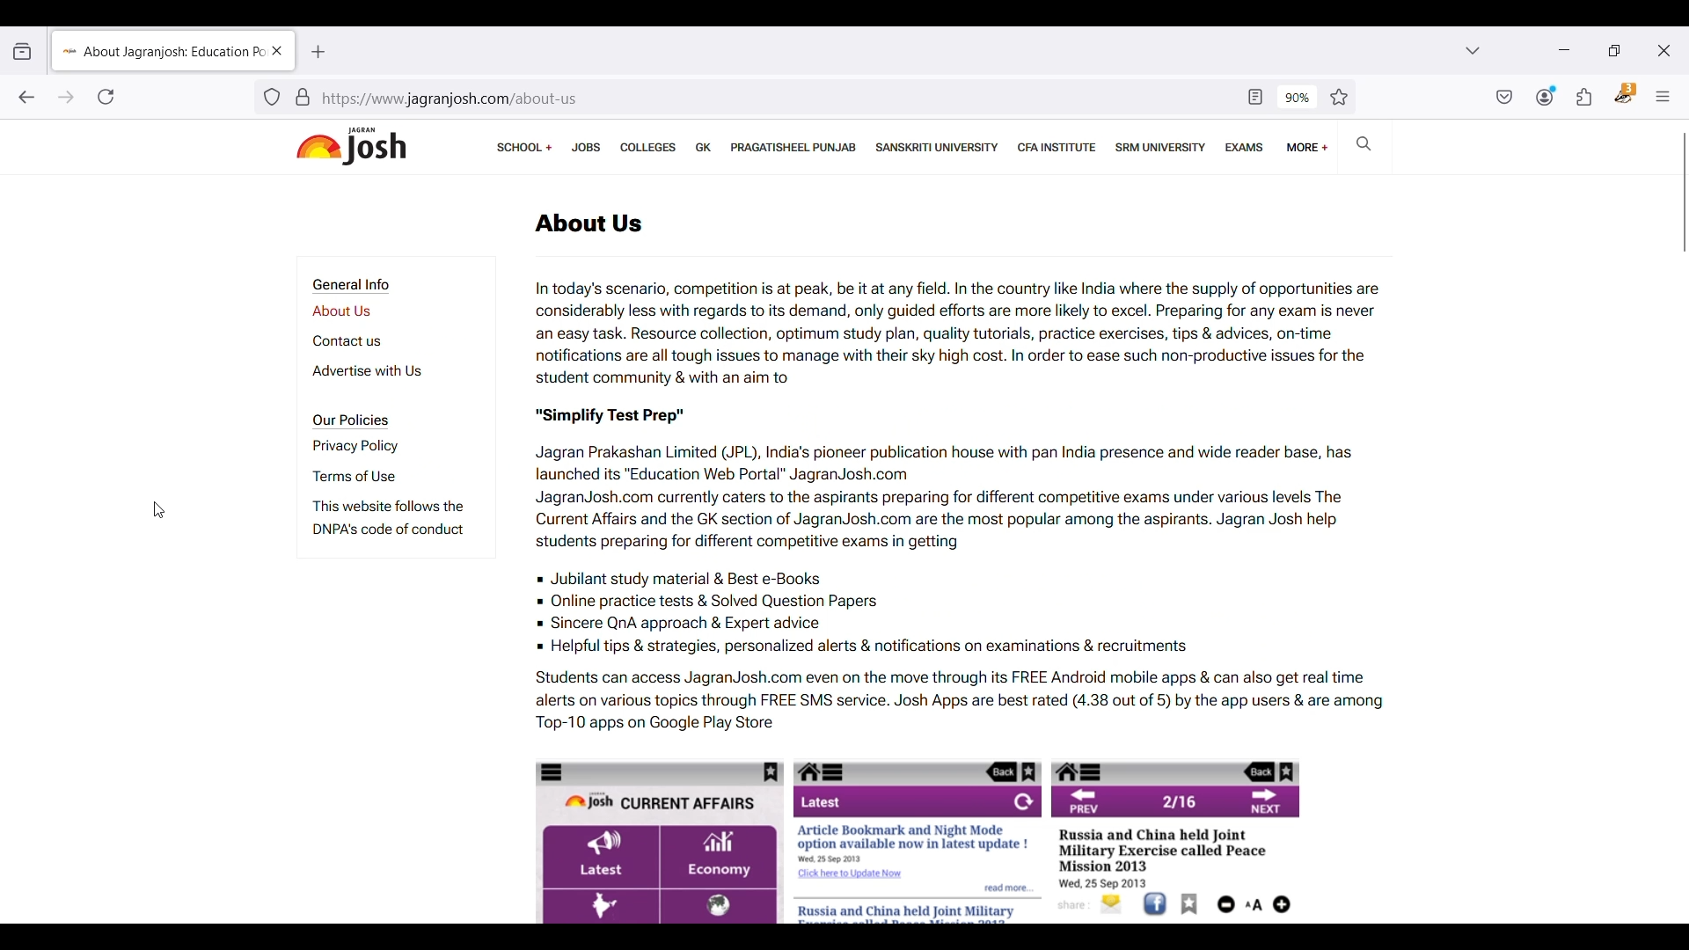 The image size is (1689, 950). What do you see at coordinates (1505, 97) in the screenshot?
I see `Save to pocket` at bounding box center [1505, 97].